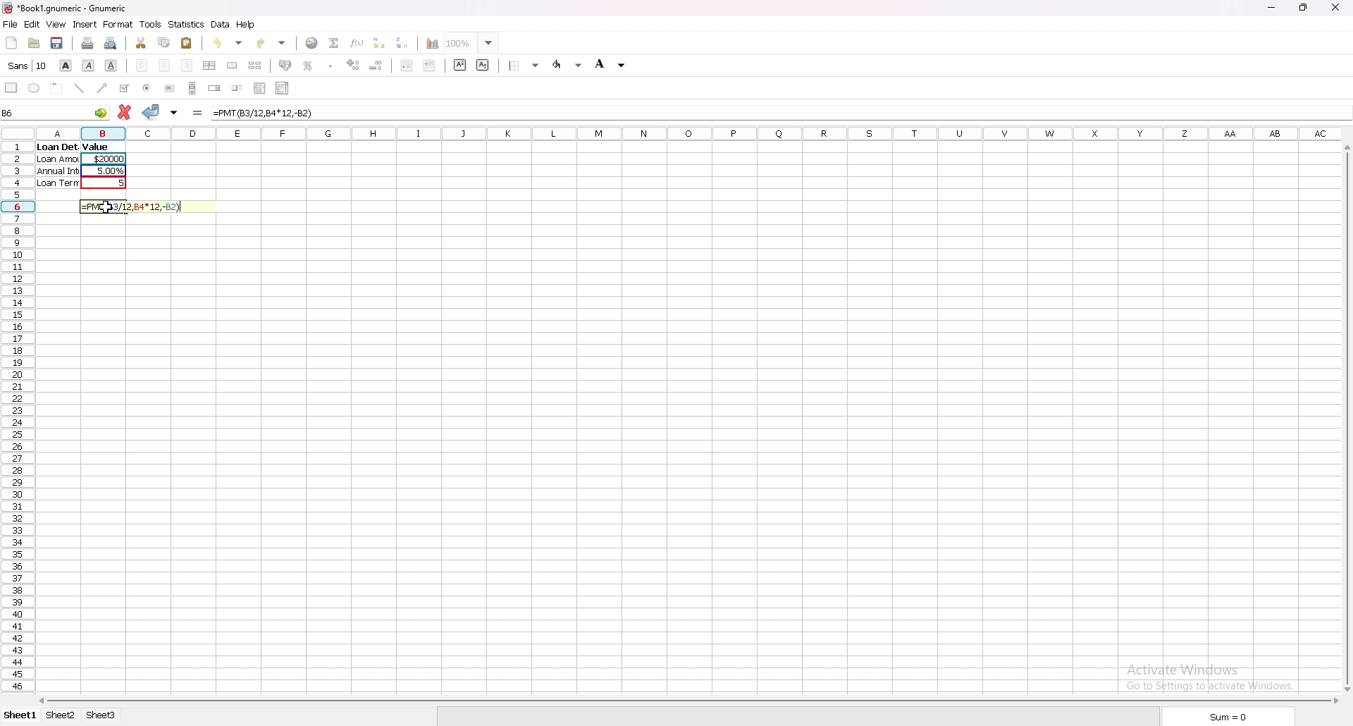 This screenshot has width=1353, height=726. What do you see at coordinates (197, 113) in the screenshot?
I see `formula` at bounding box center [197, 113].